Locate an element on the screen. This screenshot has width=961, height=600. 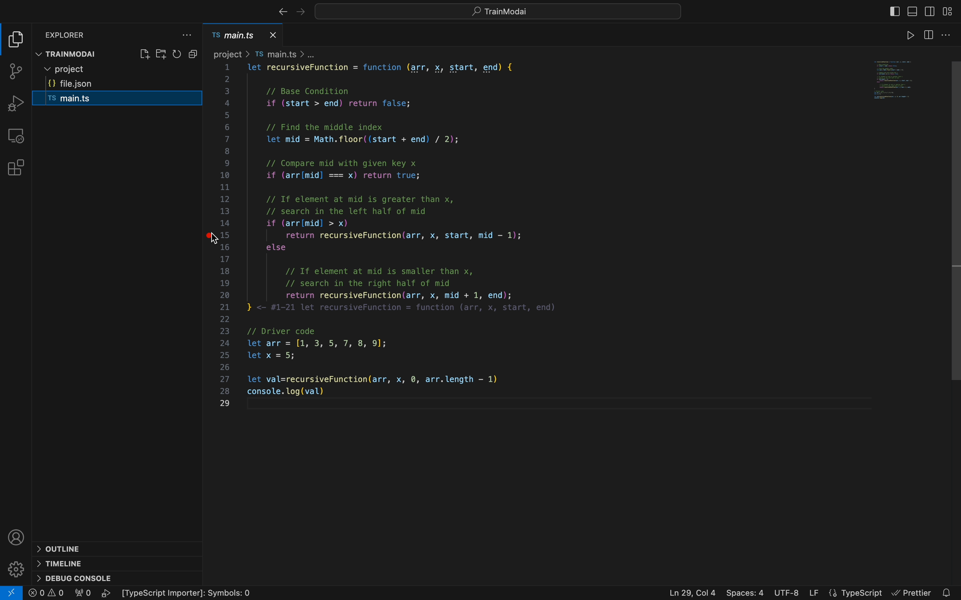
Ln-29, Col4 is located at coordinates (685, 592).